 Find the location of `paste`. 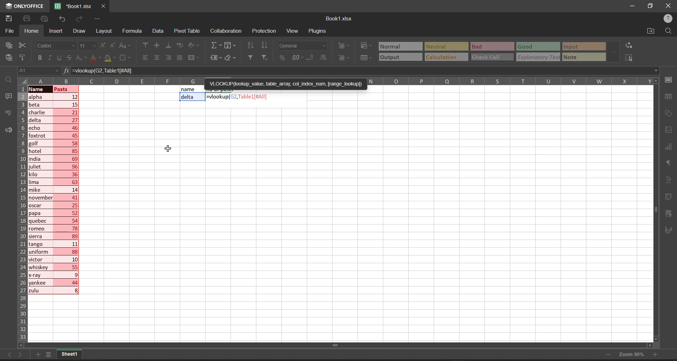

paste is located at coordinates (7, 57).